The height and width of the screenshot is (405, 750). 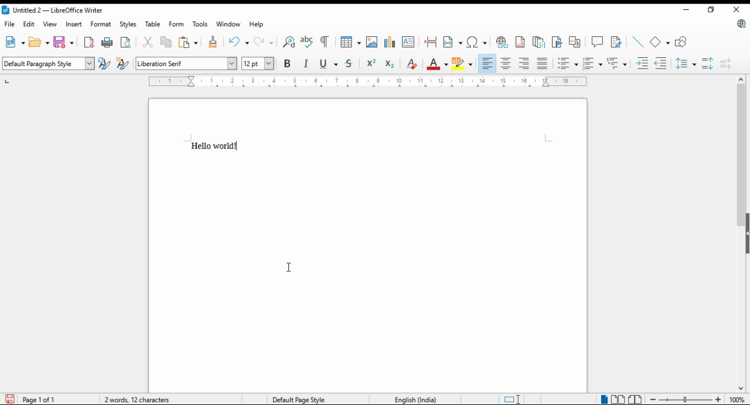 I want to click on standard selection. click to change selection mode, so click(x=508, y=399).